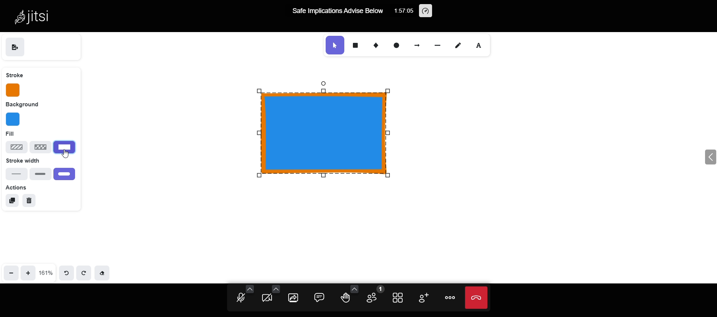 This screenshot has height=317, width=717. Describe the element at coordinates (67, 148) in the screenshot. I see `selected fill type` at that location.